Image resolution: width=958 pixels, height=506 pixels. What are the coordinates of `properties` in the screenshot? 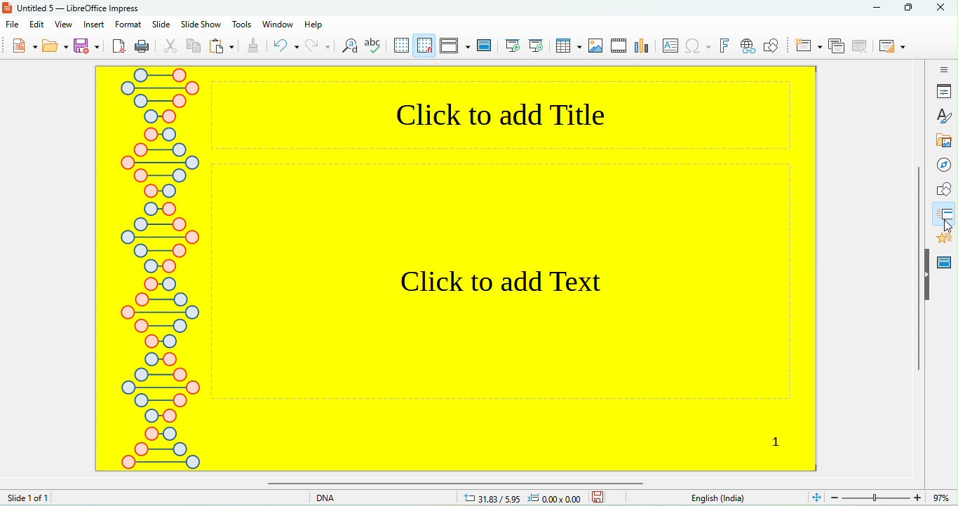 It's located at (940, 93).